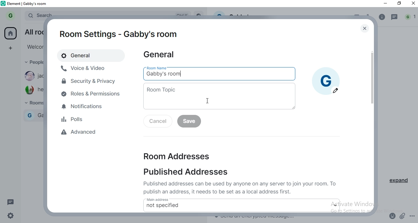 The height and width of the screenshot is (223, 418). I want to click on profile picture, so click(326, 76).